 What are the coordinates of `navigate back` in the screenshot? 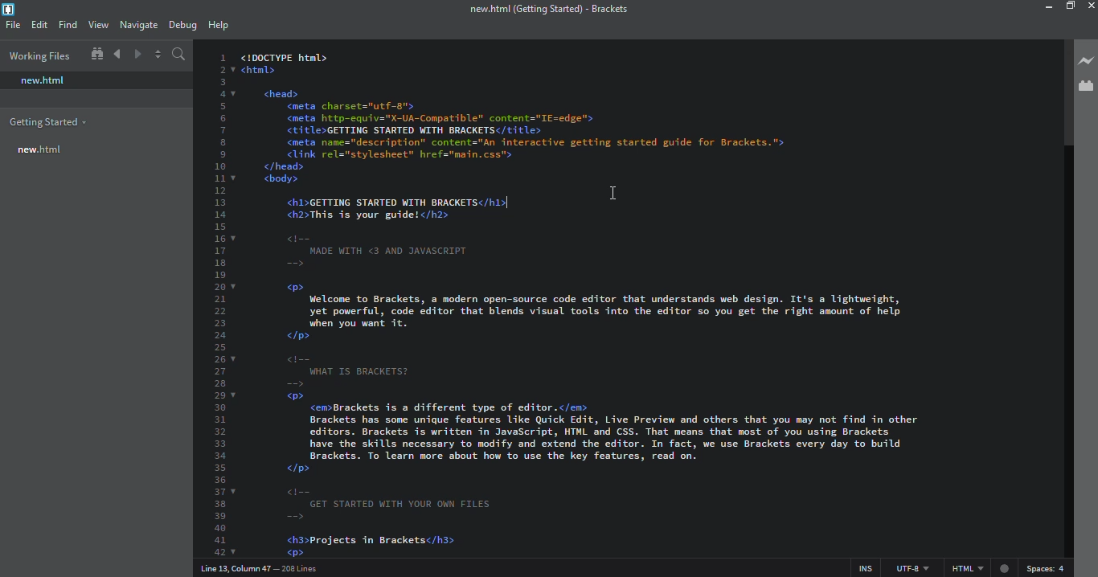 It's located at (118, 55).